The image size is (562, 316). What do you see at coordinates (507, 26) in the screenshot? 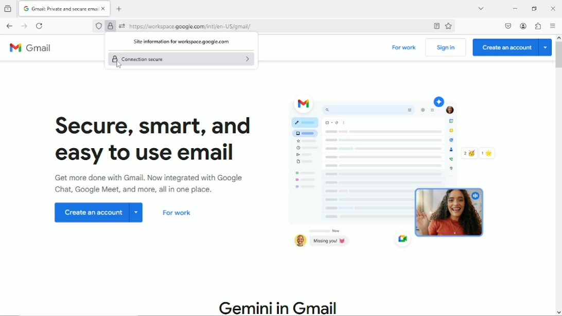
I see `Save to pocket` at bounding box center [507, 26].